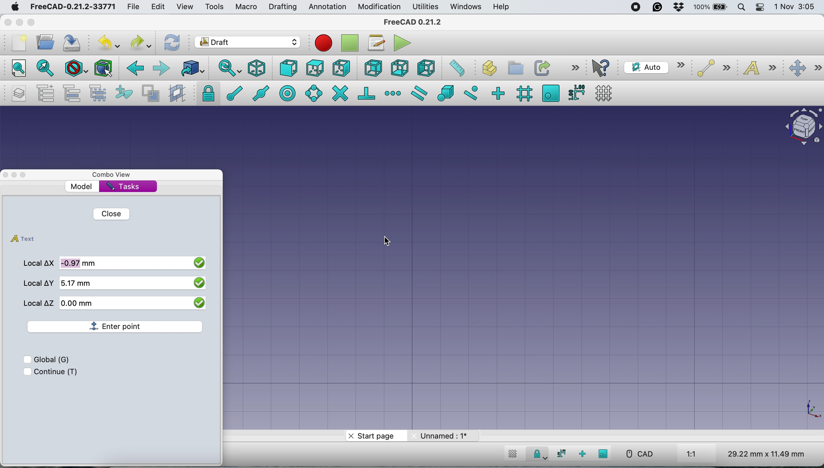  I want to click on tools, so click(214, 7).